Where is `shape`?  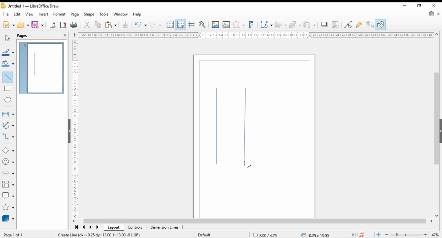
shape is located at coordinates (89, 14).